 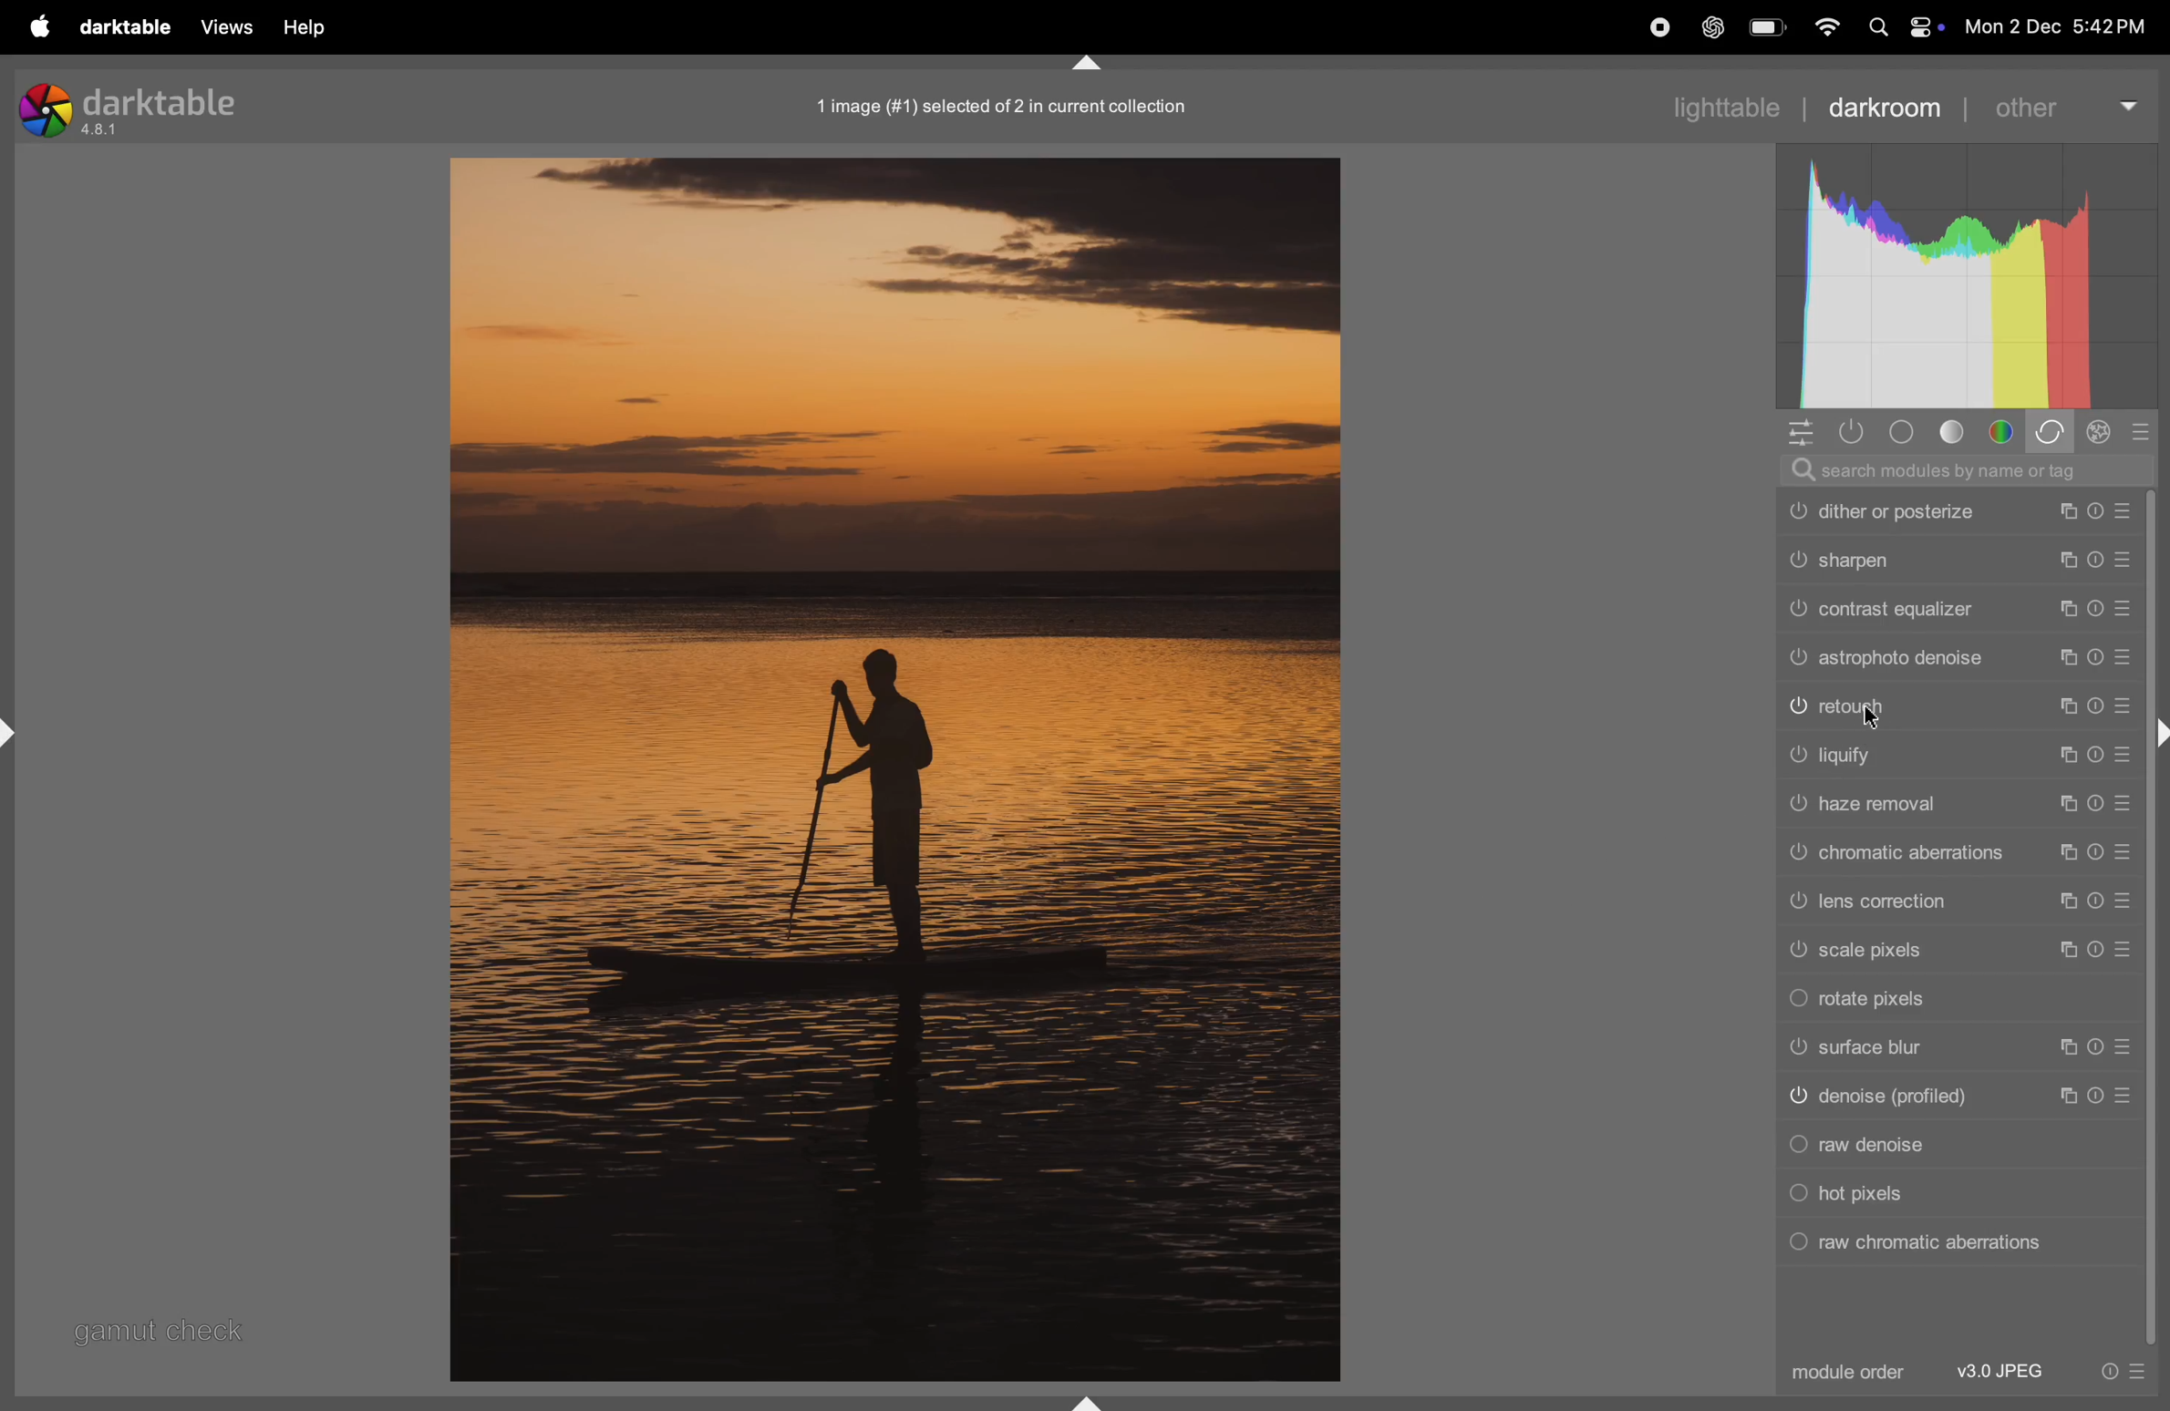 I want to click on apple widgets, so click(x=1900, y=27).